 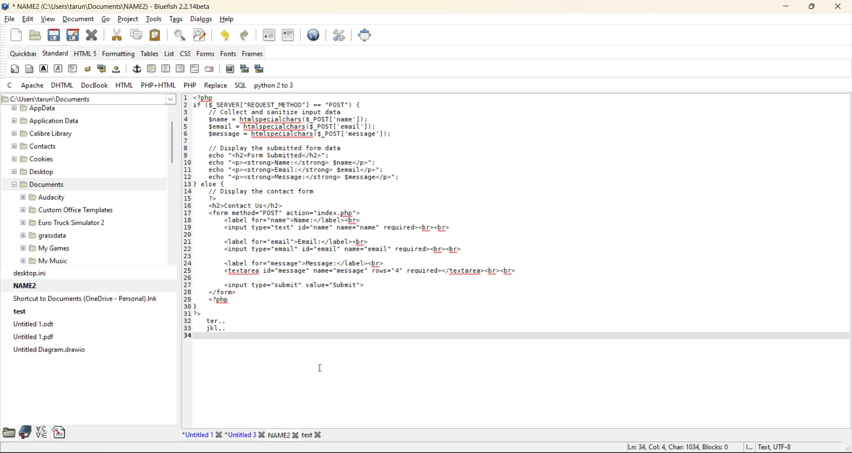 What do you see at coordinates (176, 17) in the screenshot?
I see `tags` at bounding box center [176, 17].